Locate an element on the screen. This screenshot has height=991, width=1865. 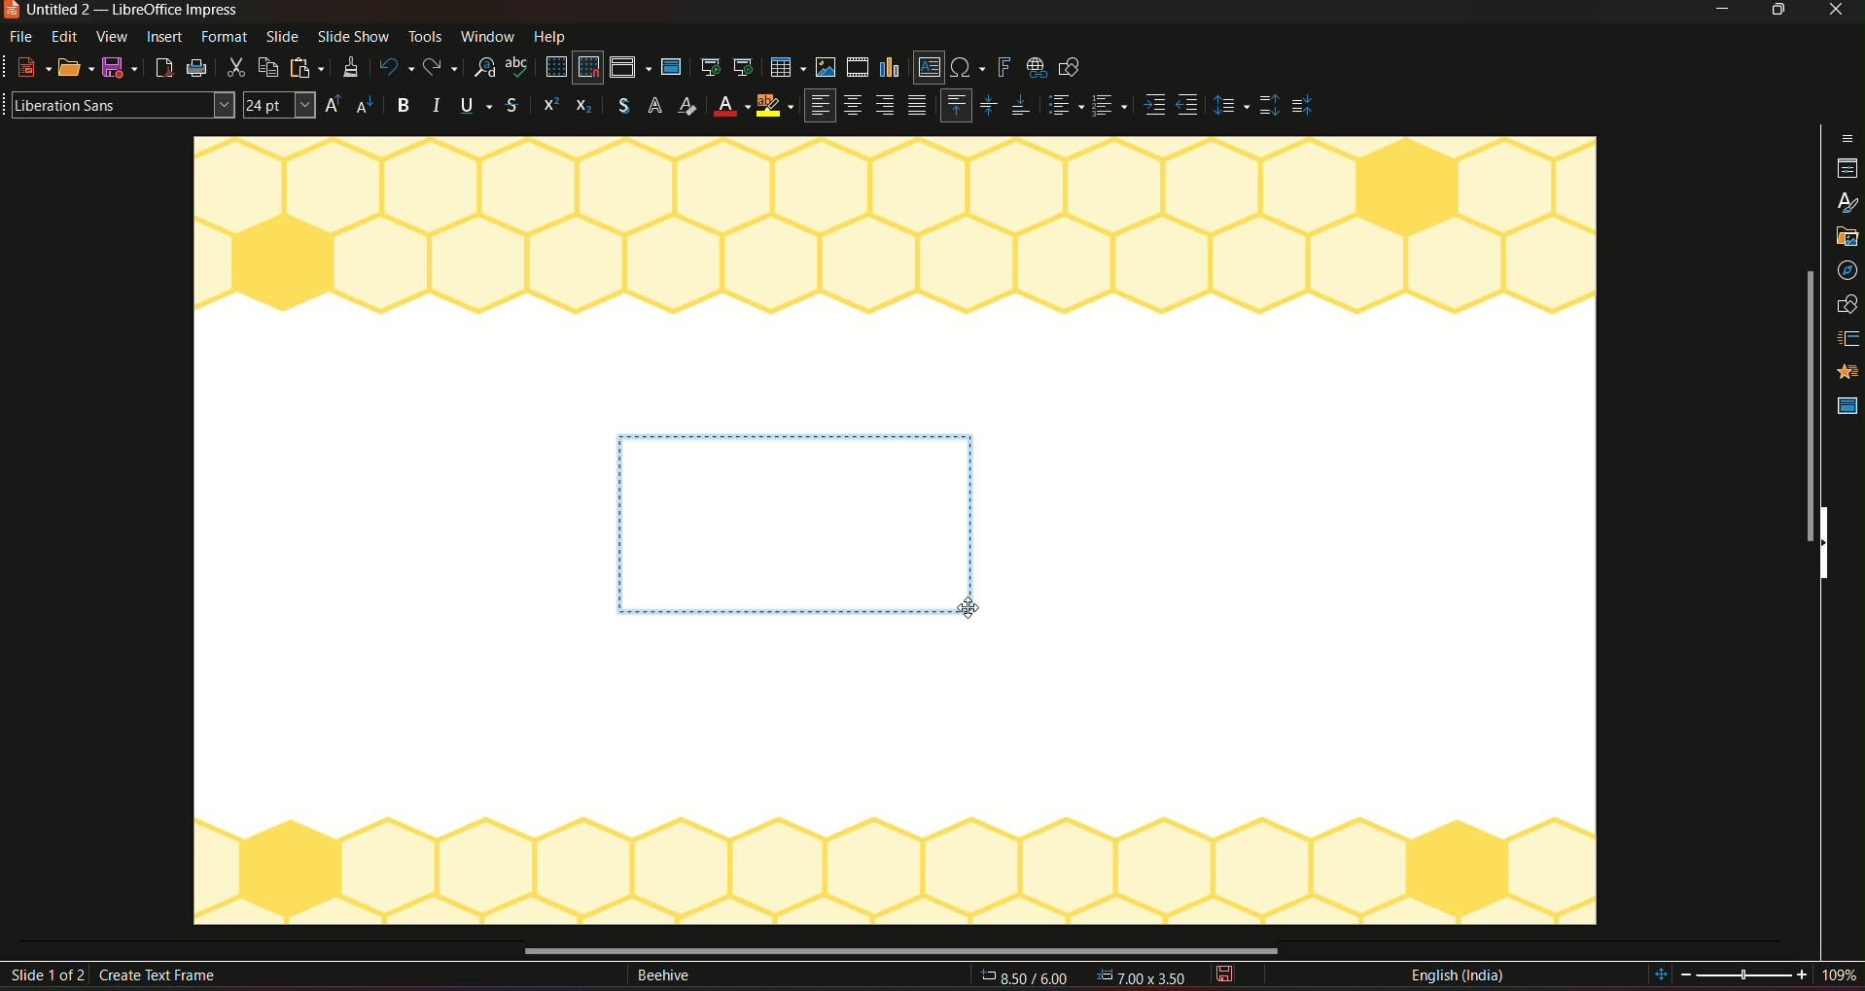
insert hyperlink is located at coordinates (1035, 66).